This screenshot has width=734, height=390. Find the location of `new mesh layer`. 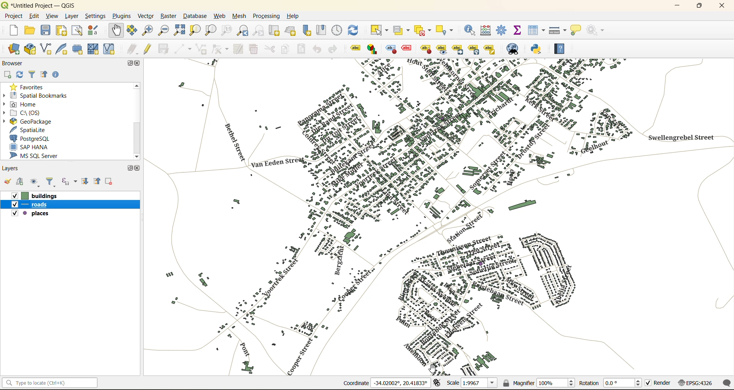

new mesh layer is located at coordinates (92, 49).